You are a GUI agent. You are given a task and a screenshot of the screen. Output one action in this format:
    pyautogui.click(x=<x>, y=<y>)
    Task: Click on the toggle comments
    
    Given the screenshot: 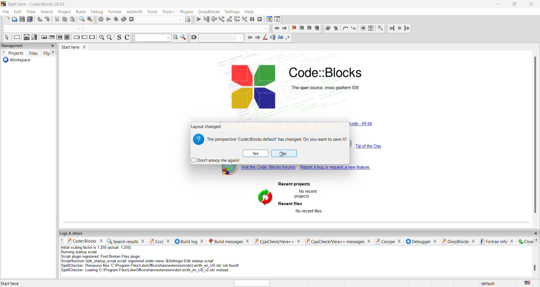 What is the action you would take?
    pyautogui.click(x=128, y=38)
    